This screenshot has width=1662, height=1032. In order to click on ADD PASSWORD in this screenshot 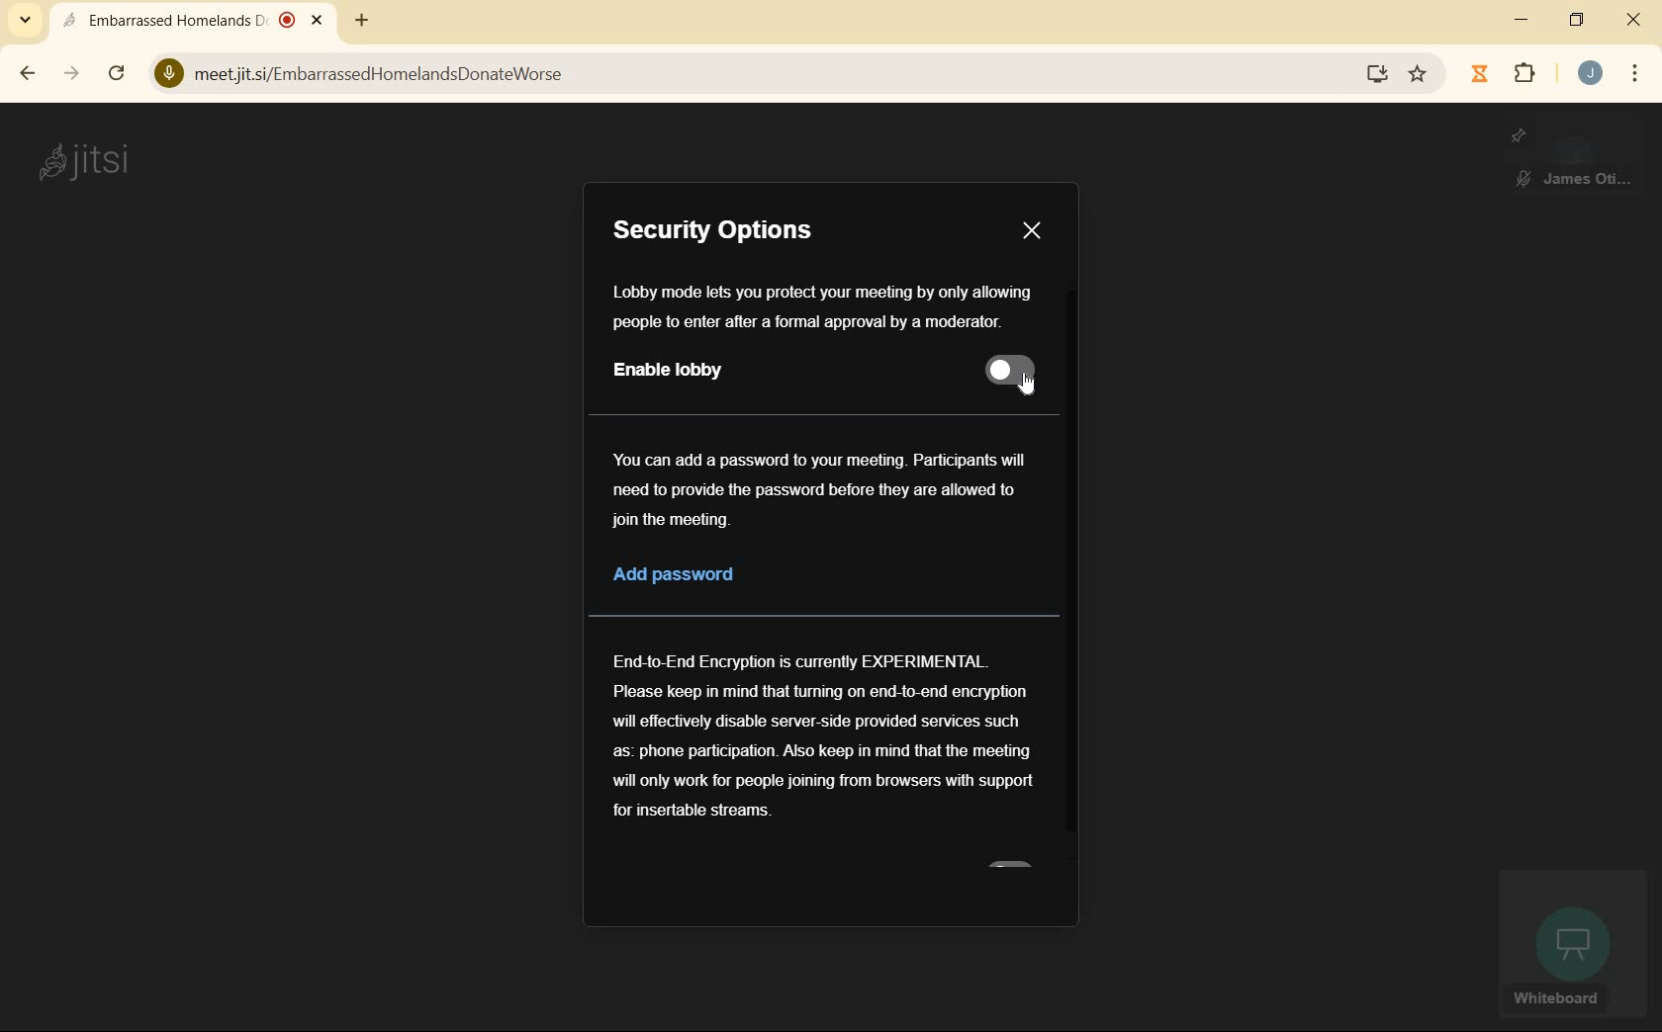, I will do `click(702, 576)`.